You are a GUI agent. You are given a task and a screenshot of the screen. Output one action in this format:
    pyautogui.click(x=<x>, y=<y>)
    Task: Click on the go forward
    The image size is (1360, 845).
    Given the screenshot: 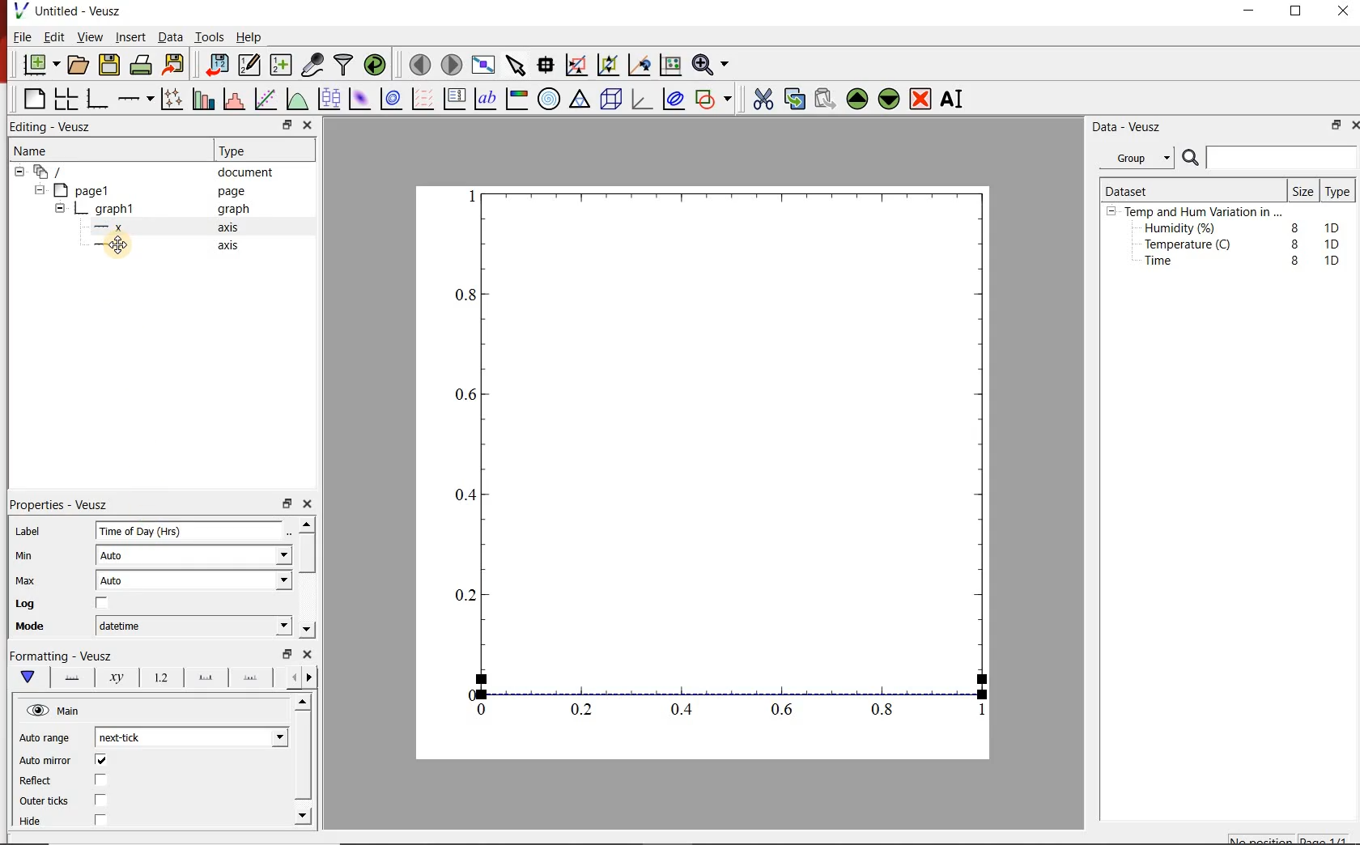 What is the action you would take?
    pyautogui.click(x=312, y=677)
    